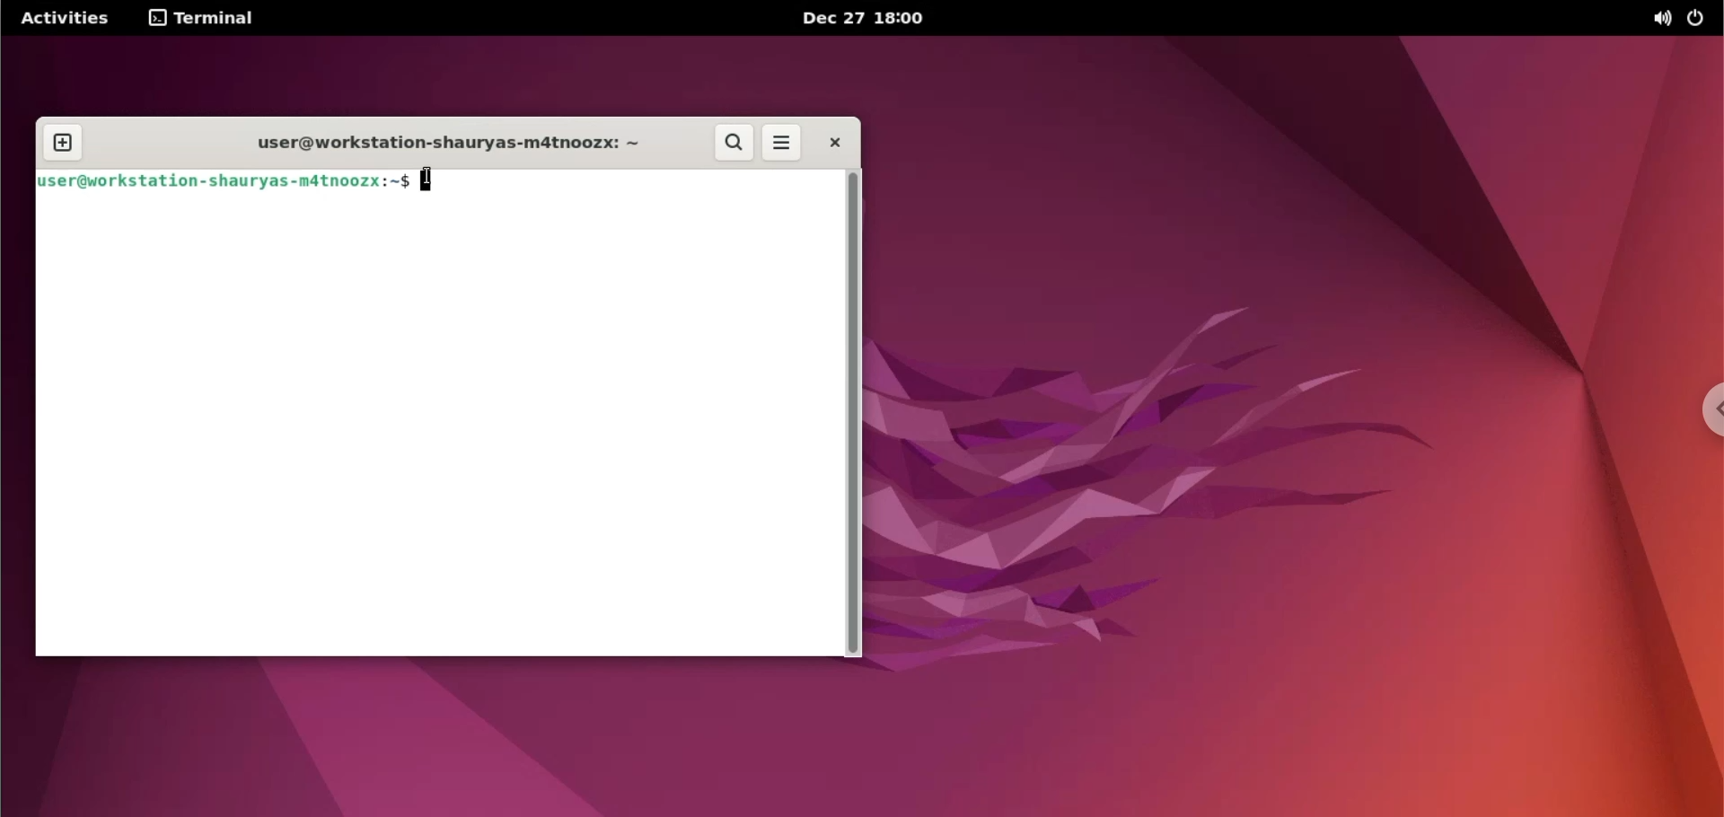  I want to click on   user@workstation-shauryas-m4tnoozx: ~, so click(224, 180).